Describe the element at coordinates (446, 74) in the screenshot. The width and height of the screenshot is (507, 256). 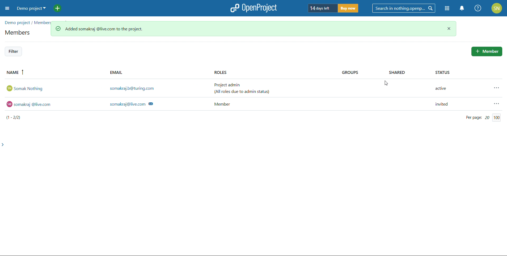
I see `STATUS` at that location.